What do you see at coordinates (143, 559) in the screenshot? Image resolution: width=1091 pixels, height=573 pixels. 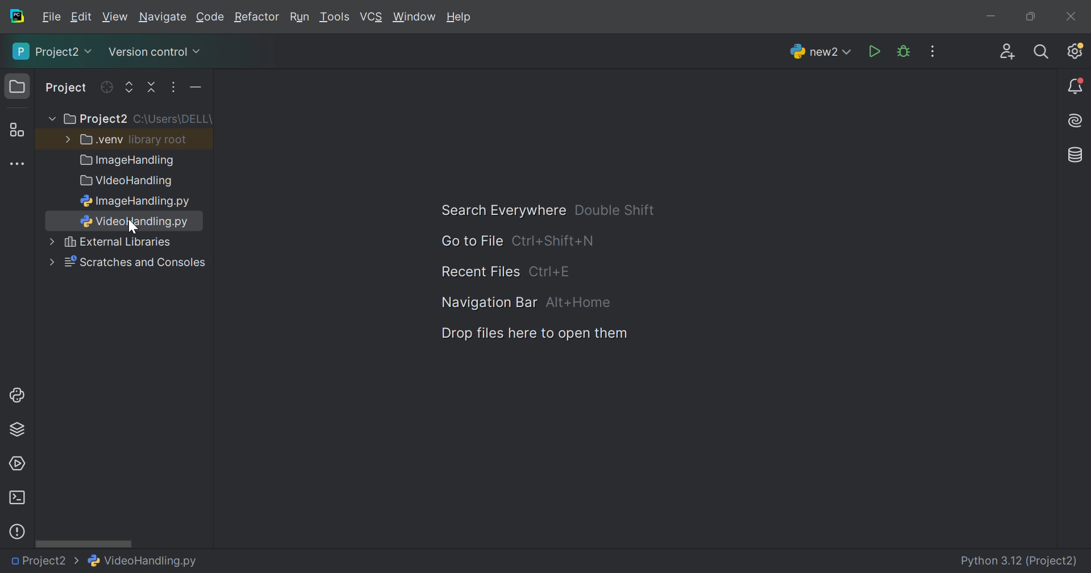 I see `VideoHandling.py` at bounding box center [143, 559].